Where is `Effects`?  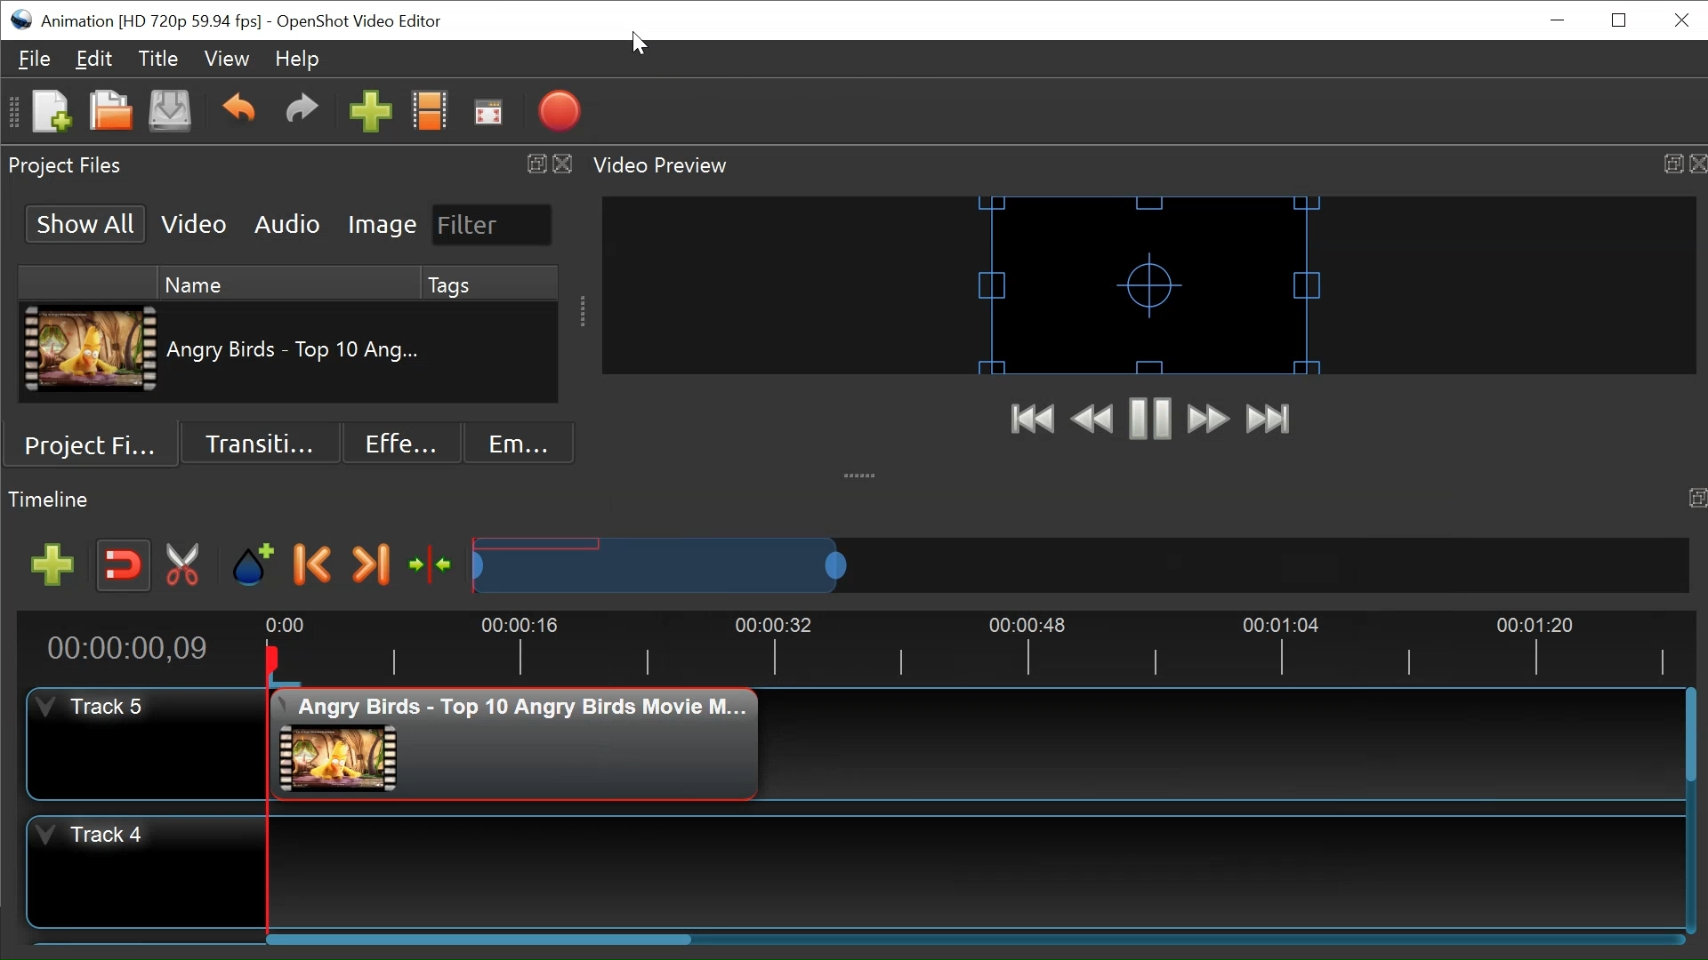
Effects is located at coordinates (401, 443).